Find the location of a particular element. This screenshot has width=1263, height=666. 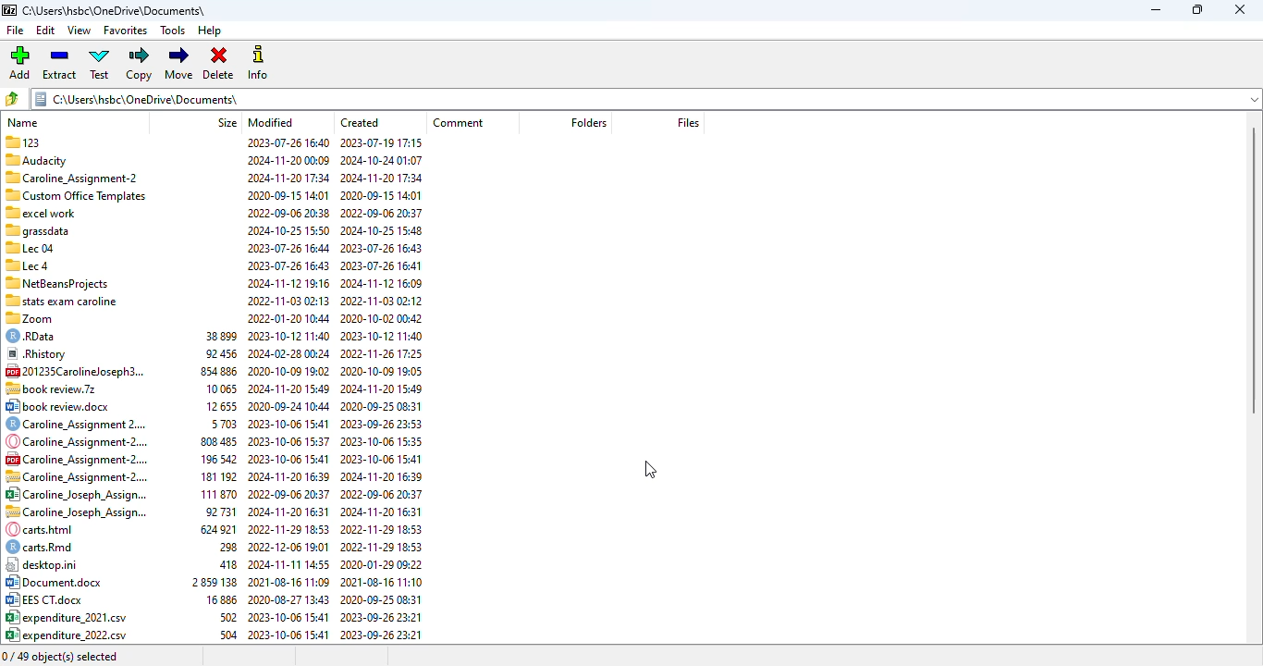

expenditure 2022.csv 504 2023-10-06 15:41 2023-09-26 23:21 is located at coordinates (215, 617).